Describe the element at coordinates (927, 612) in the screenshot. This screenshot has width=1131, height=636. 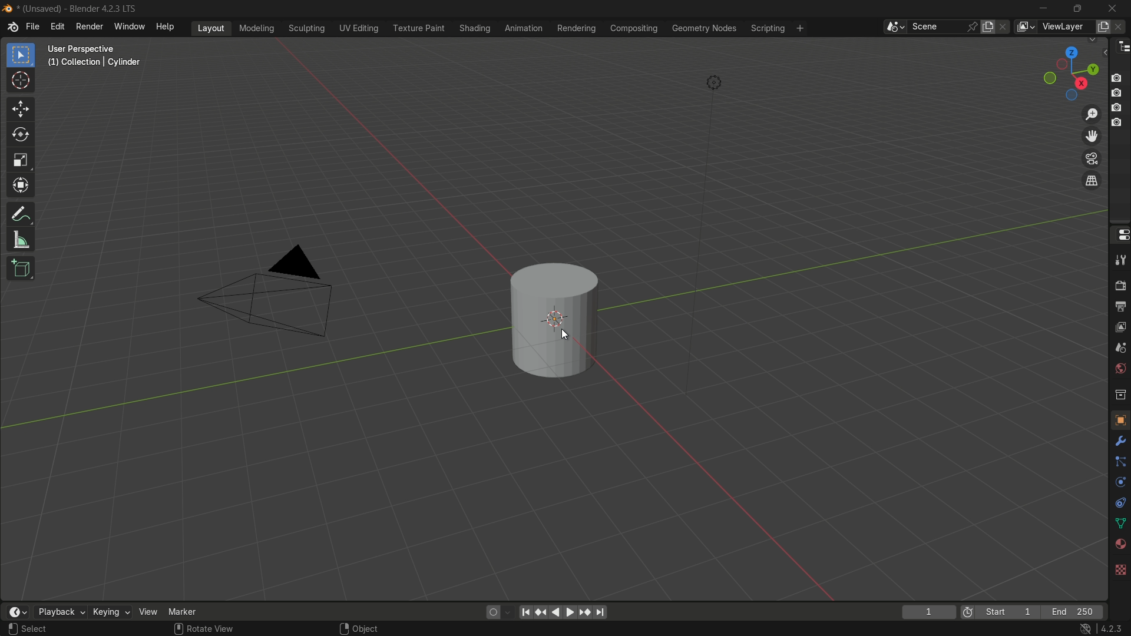
I see `1` at that location.